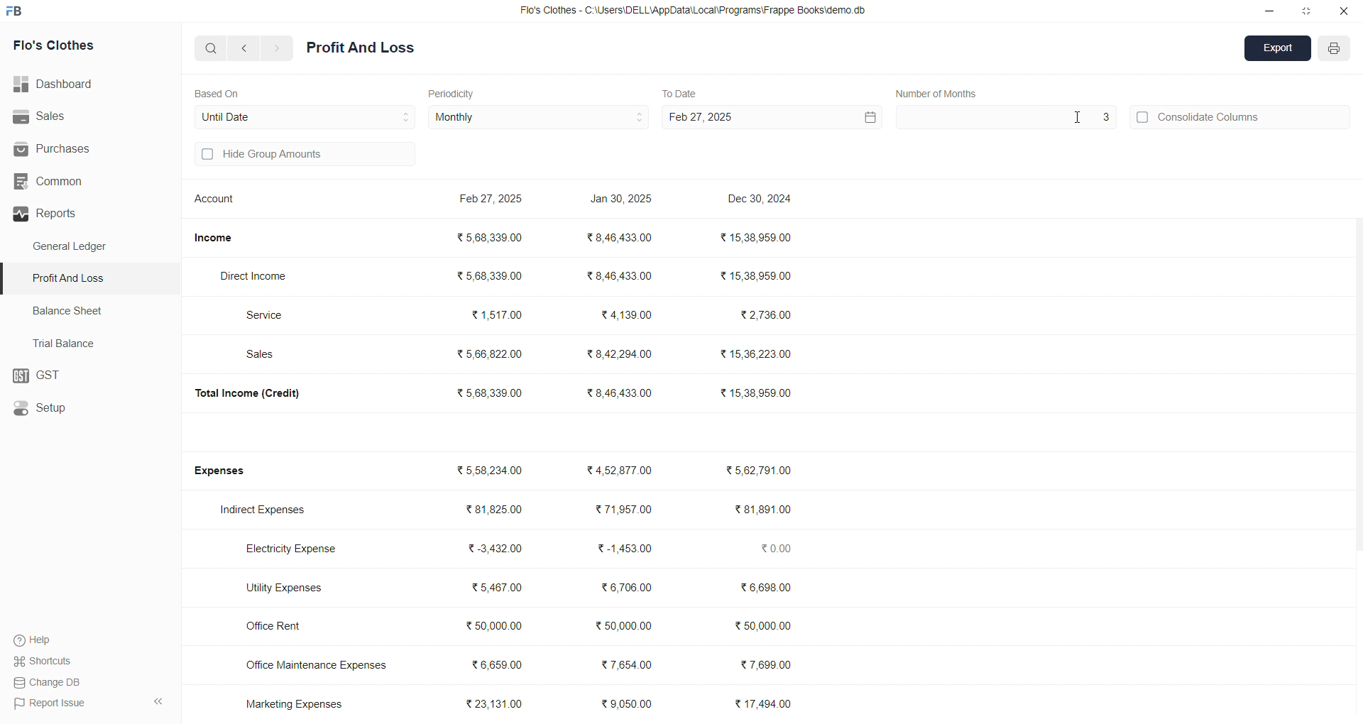 This screenshot has height=724, width=1363. Describe the element at coordinates (84, 214) in the screenshot. I see `Reports` at that location.